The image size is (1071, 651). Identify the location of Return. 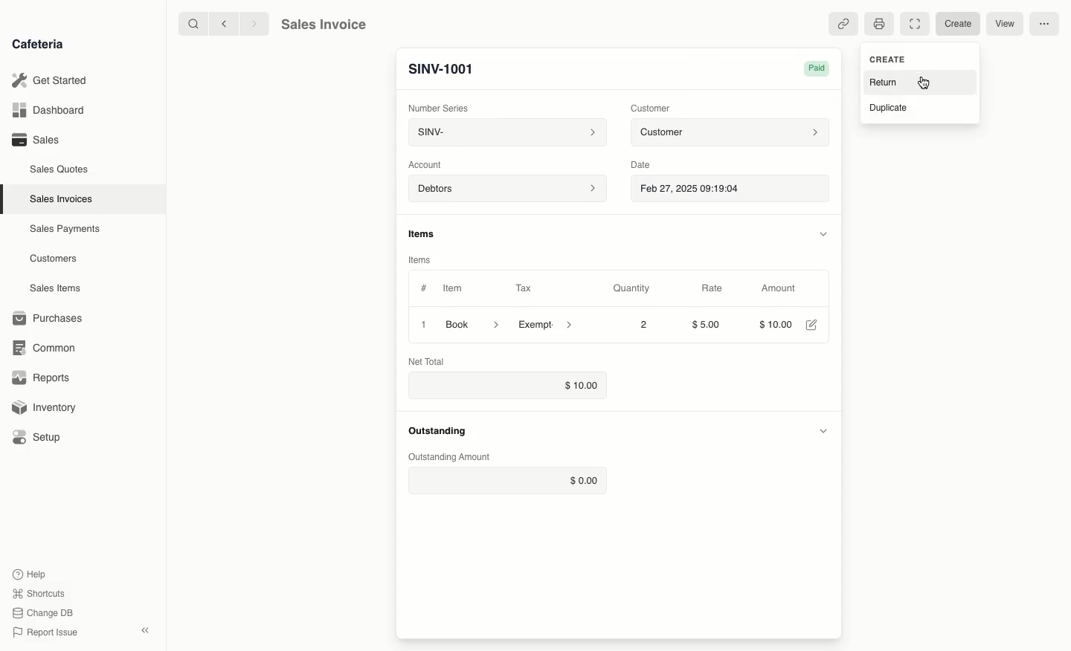
(882, 83).